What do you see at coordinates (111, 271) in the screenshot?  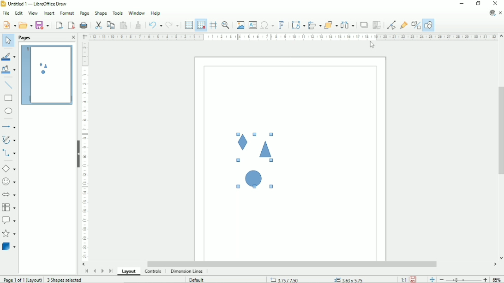 I see `Scroll to last page` at bounding box center [111, 271].